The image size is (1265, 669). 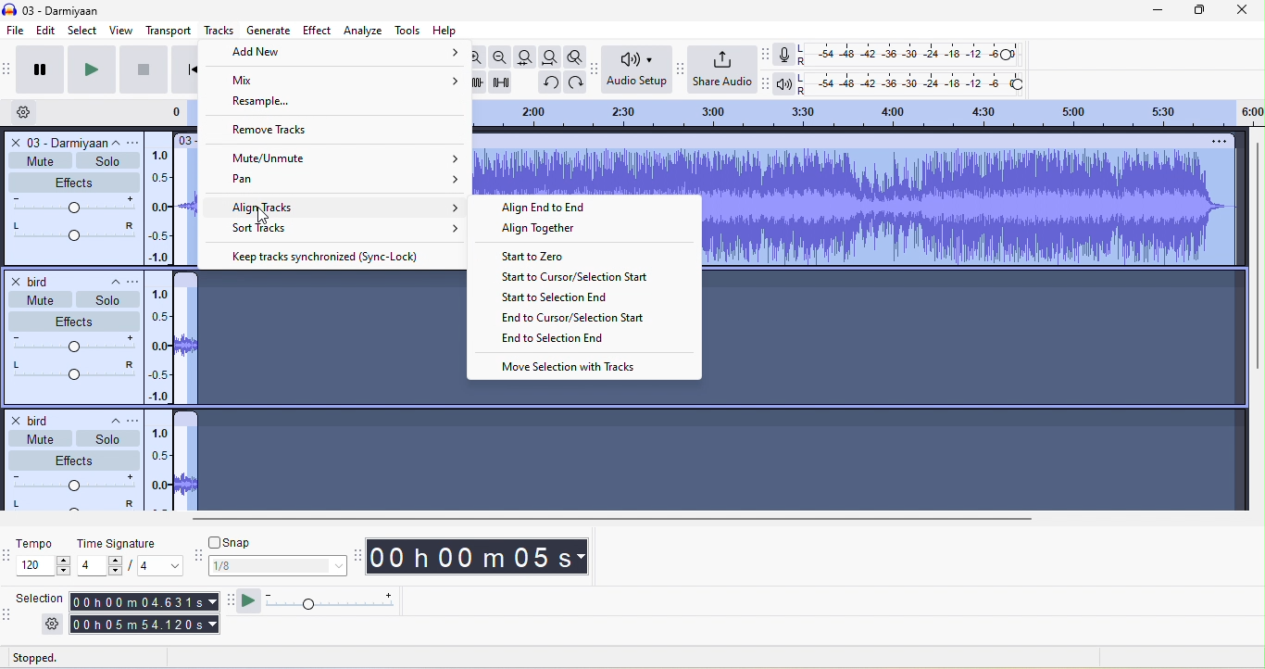 I want to click on Selected trackt, so click(x=437, y=445).